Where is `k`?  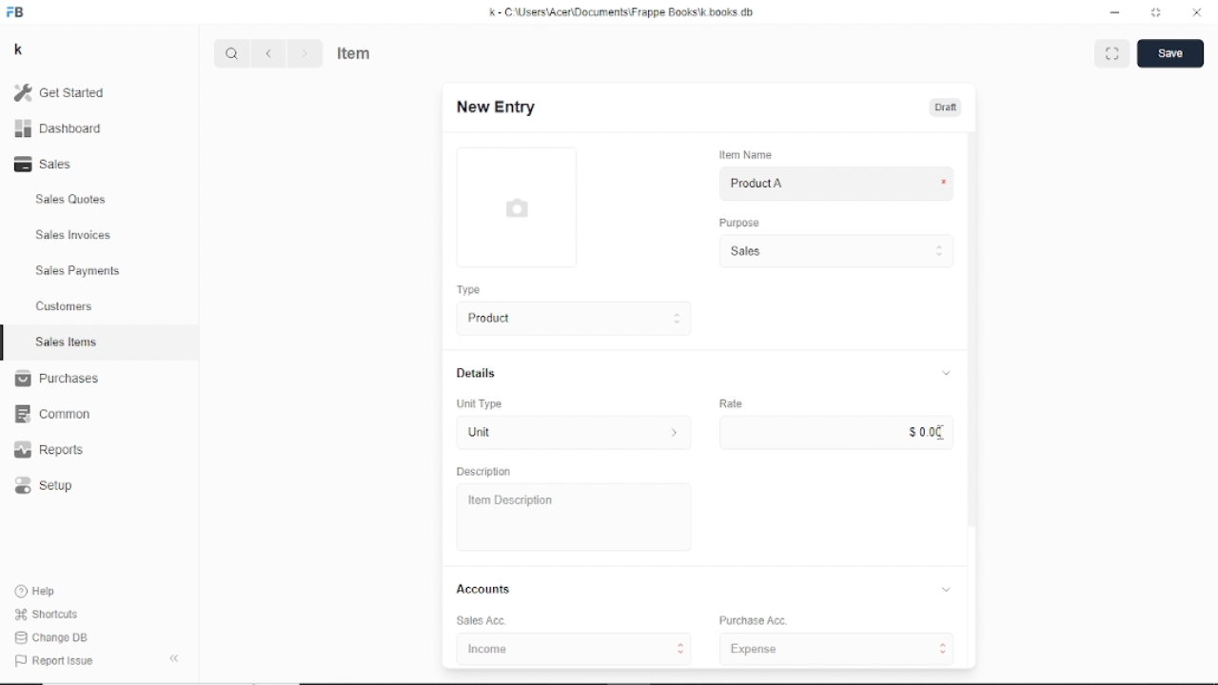
k is located at coordinates (21, 50).